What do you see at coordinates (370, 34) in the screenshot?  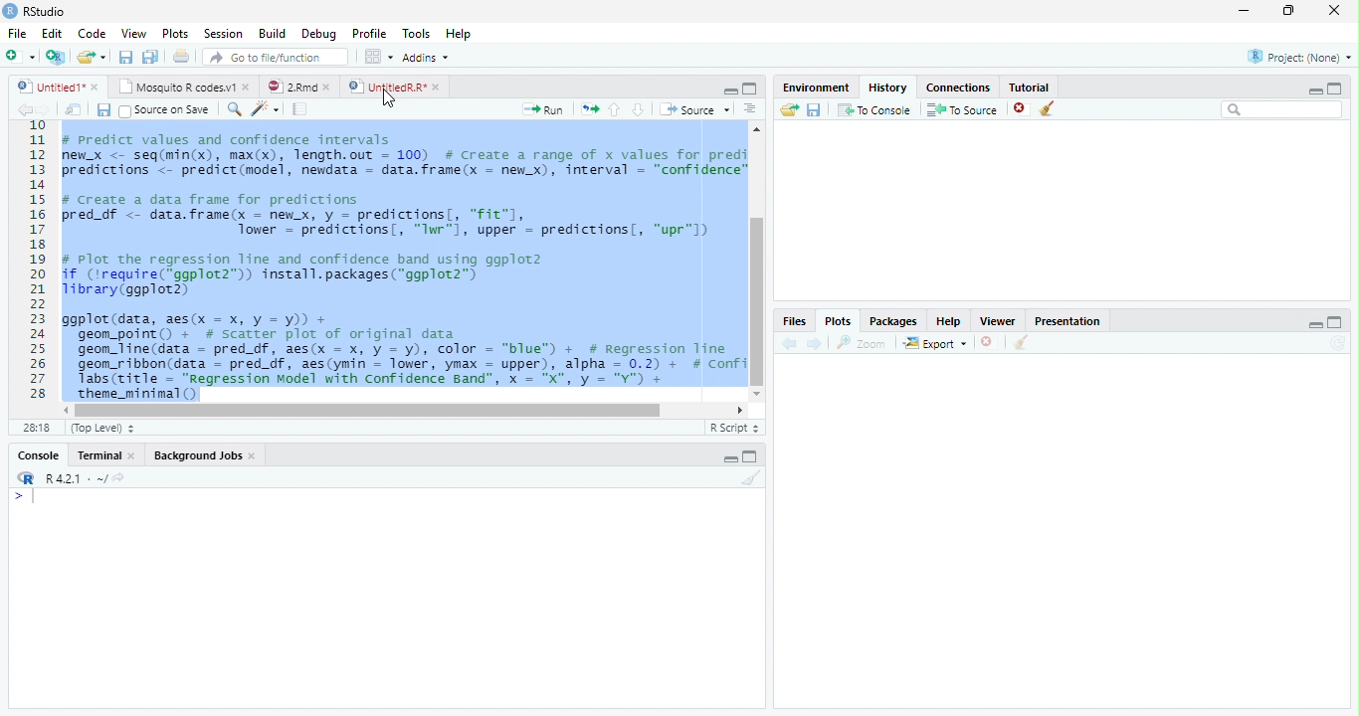 I see `Profile` at bounding box center [370, 34].